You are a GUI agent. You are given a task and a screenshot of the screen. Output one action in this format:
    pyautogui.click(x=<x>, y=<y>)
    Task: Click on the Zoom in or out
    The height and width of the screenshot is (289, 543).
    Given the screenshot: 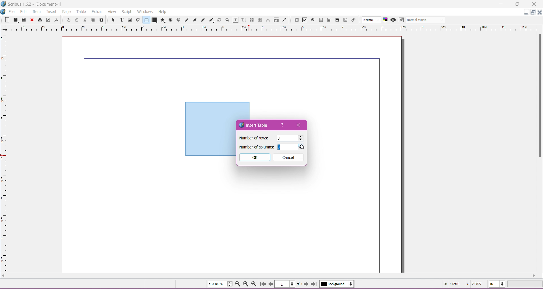 What is the action you would take?
    pyautogui.click(x=226, y=20)
    